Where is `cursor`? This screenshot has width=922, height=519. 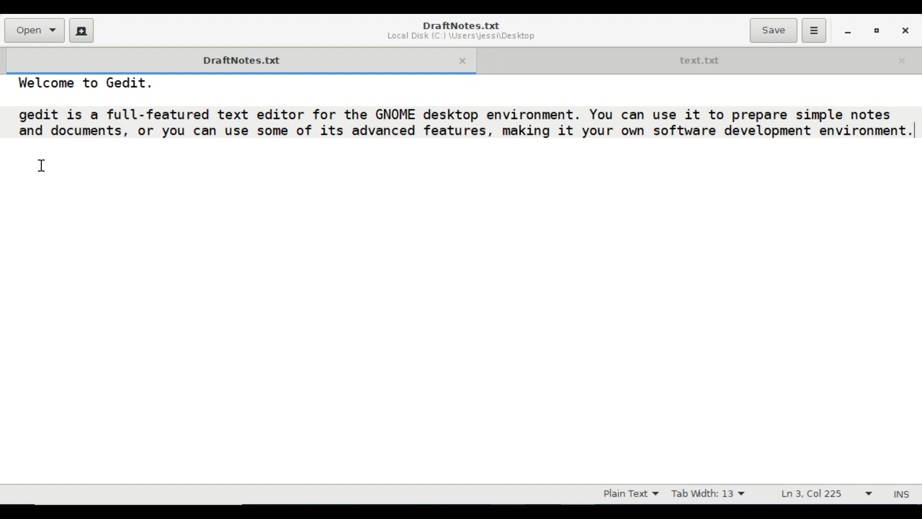 cursor is located at coordinates (42, 166).